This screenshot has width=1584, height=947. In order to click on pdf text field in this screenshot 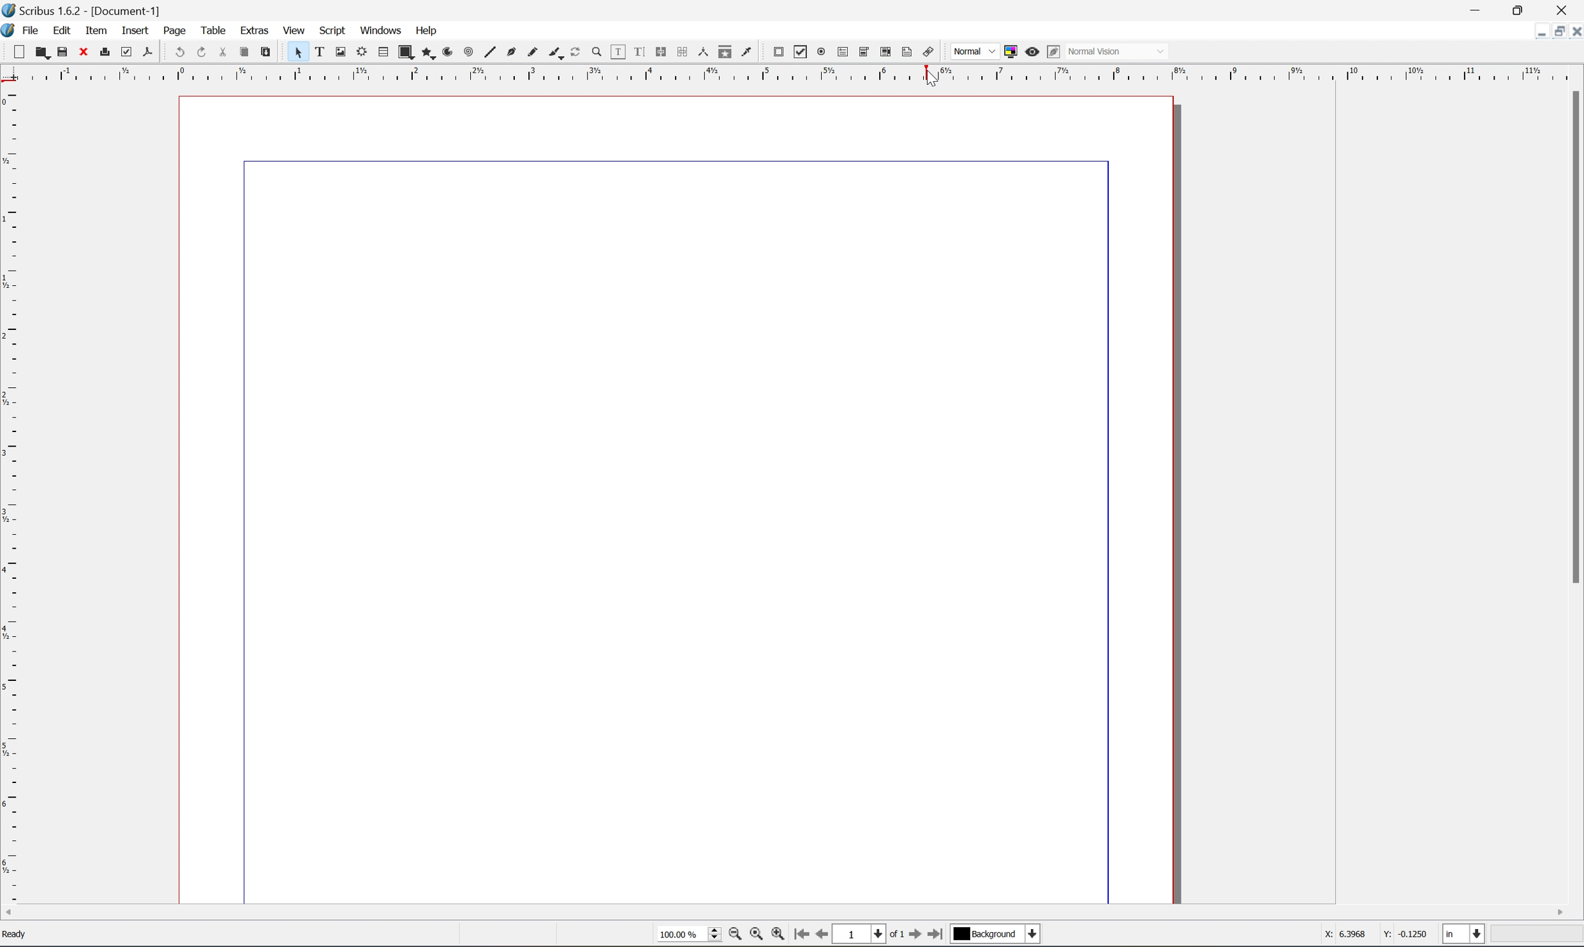, I will do `click(845, 52)`.